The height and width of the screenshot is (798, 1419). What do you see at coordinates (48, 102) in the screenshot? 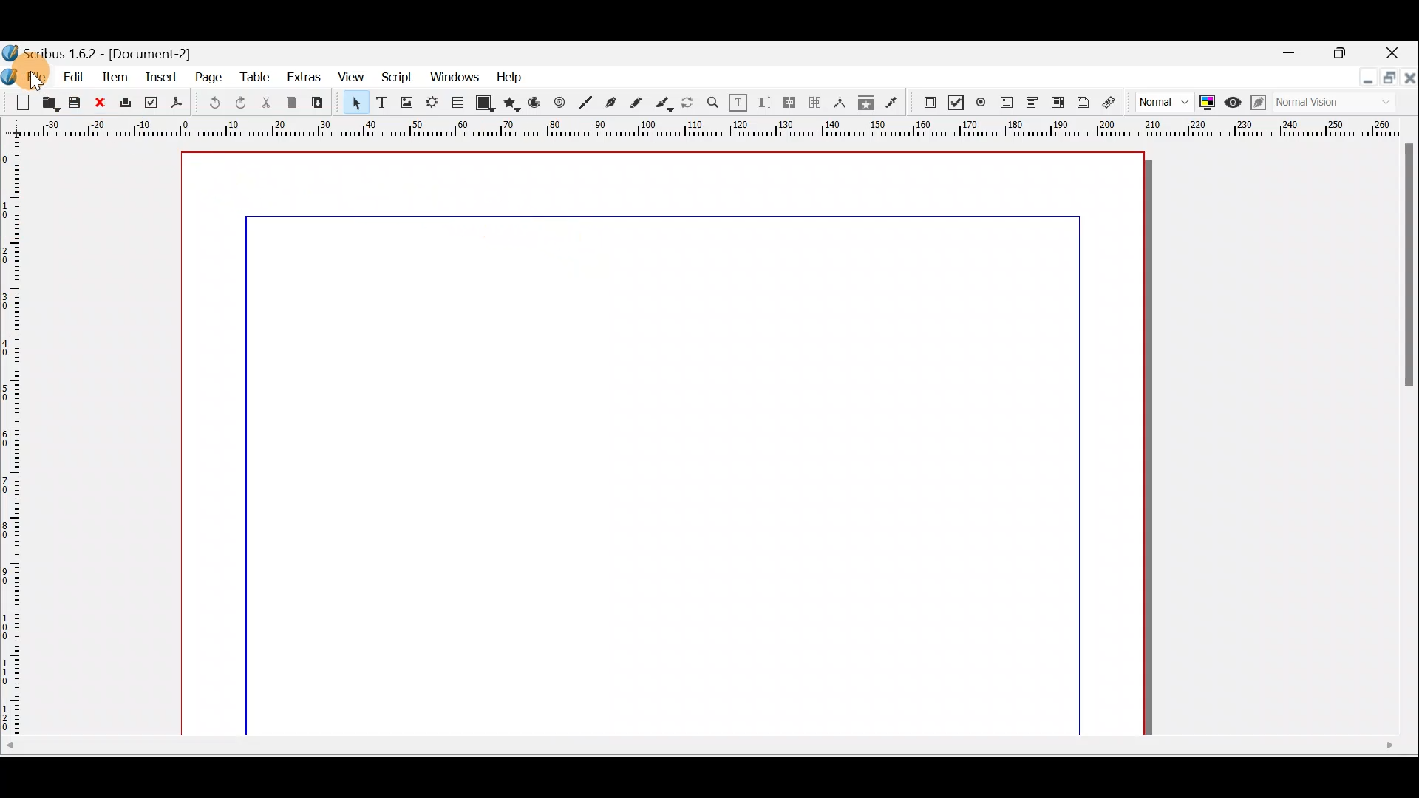
I see `Open` at bounding box center [48, 102].